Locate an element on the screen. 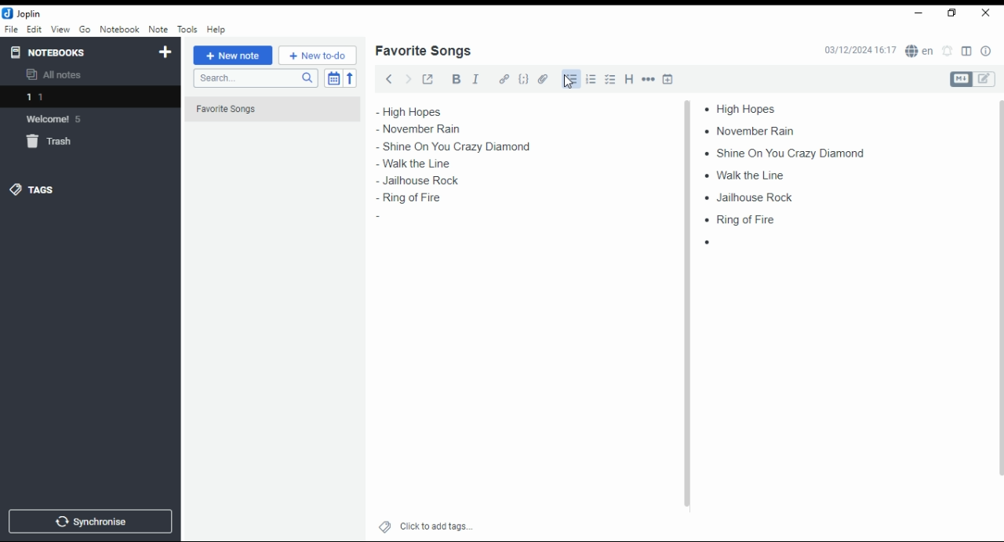 This screenshot has width=1004, height=542. tools is located at coordinates (188, 30).